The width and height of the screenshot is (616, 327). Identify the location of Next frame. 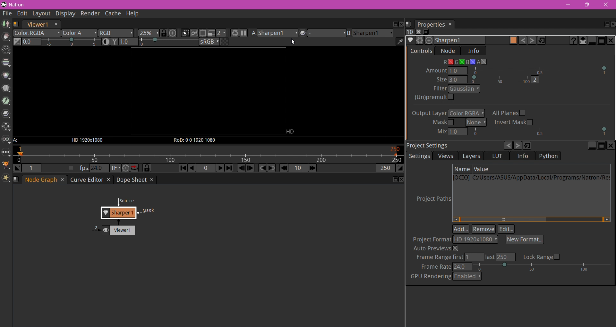
(250, 168).